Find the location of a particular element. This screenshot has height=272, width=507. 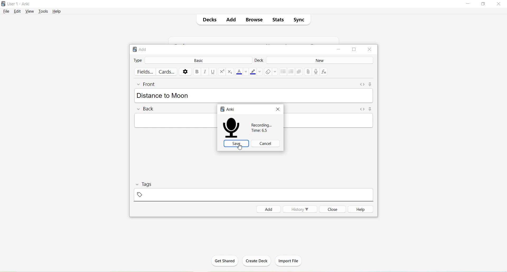

Sync is located at coordinates (299, 19).